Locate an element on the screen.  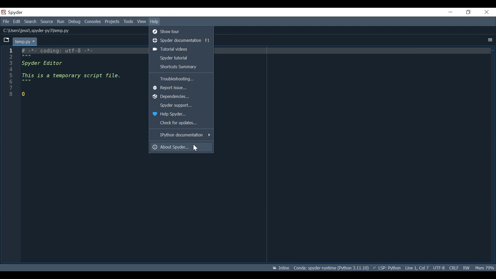
Restore is located at coordinates (469, 12).